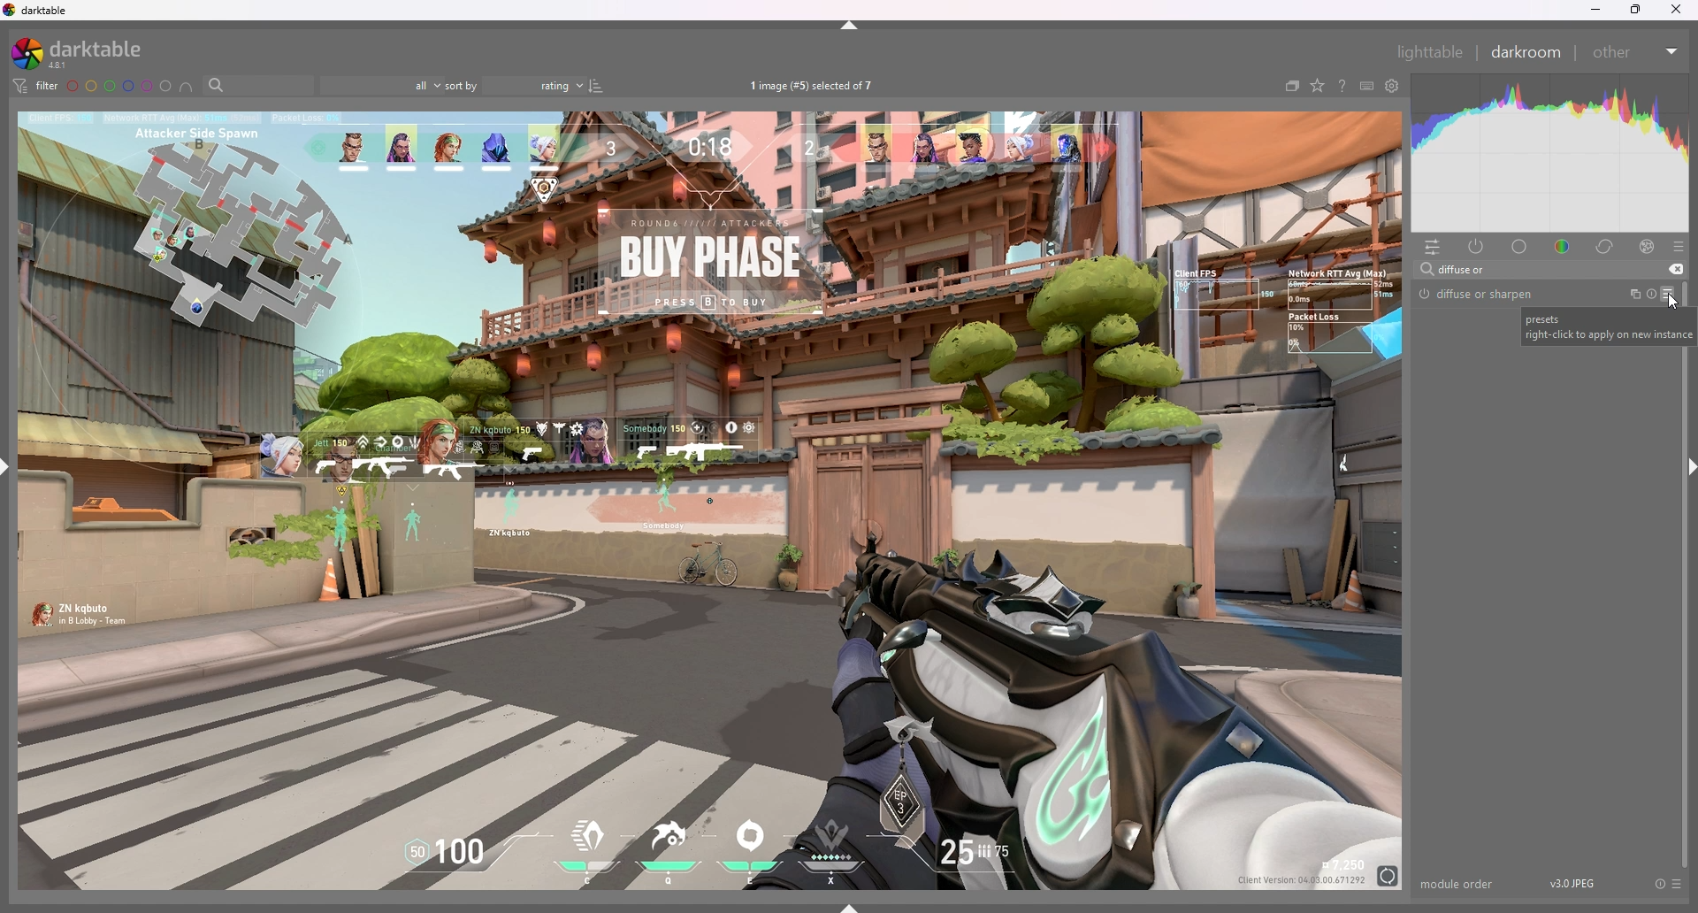 The height and width of the screenshot is (913, 1698). Describe the element at coordinates (1676, 269) in the screenshot. I see `cut input` at that location.